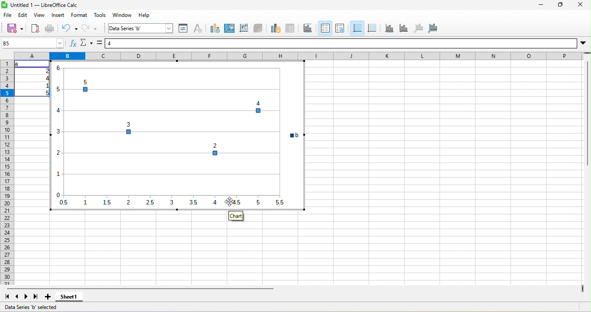 The image size is (591, 312). What do you see at coordinates (144, 15) in the screenshot?
I see `help` at bounding box center [144, 15].